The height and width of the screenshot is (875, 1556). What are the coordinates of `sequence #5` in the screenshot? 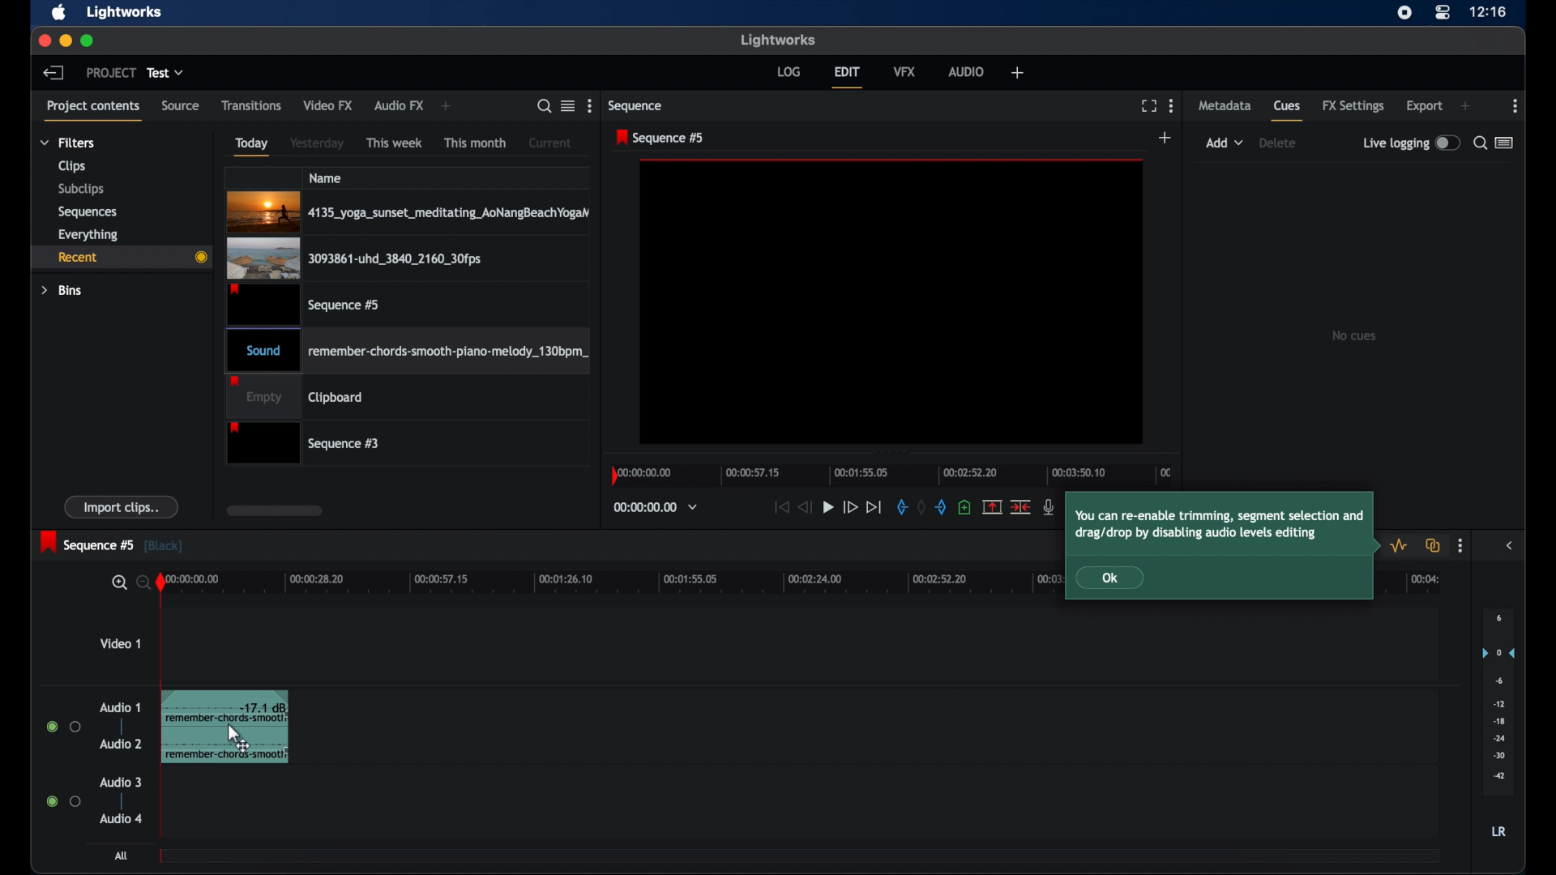 It's located at (302, 304).